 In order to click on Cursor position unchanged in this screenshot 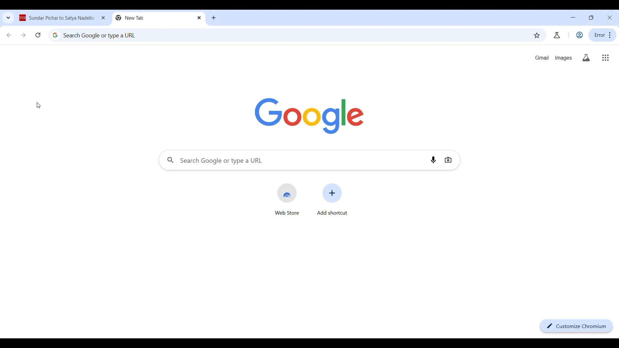, I will do `click(38, 105)`.